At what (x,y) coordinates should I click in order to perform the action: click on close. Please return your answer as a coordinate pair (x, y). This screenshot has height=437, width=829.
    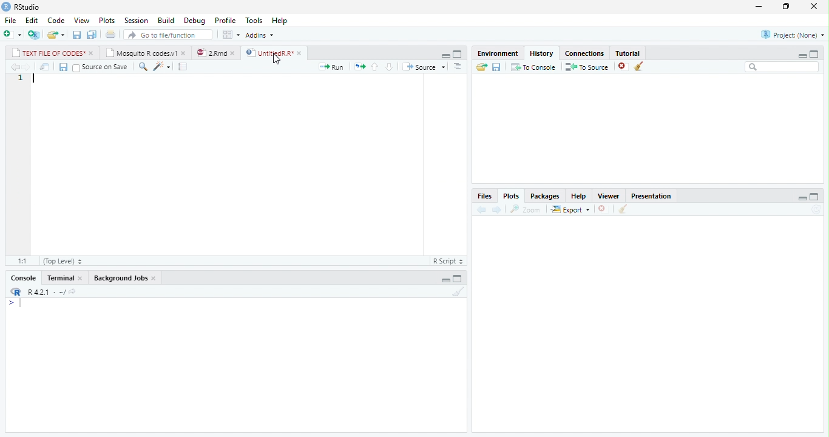
    Looking at the image, I should click on (92, 53).